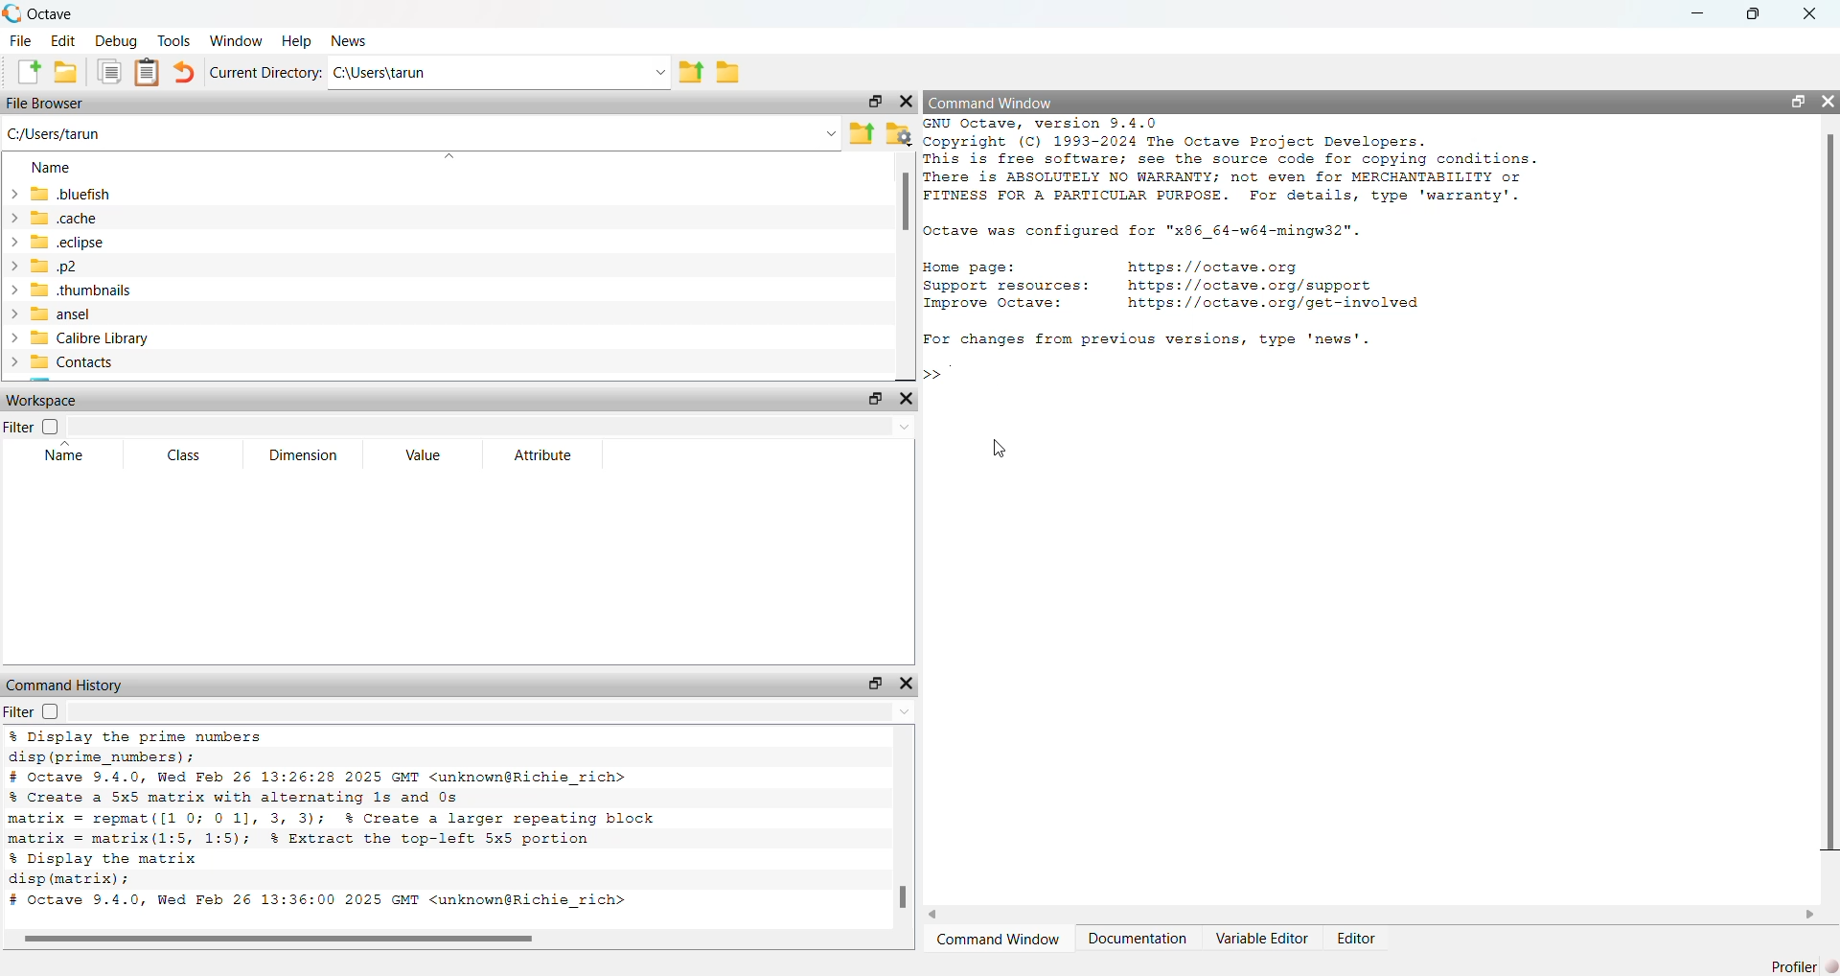  What do you see at coordinates (911, 683) in the screenshot?
I see `hide widget` at bounding box center [911, 683].